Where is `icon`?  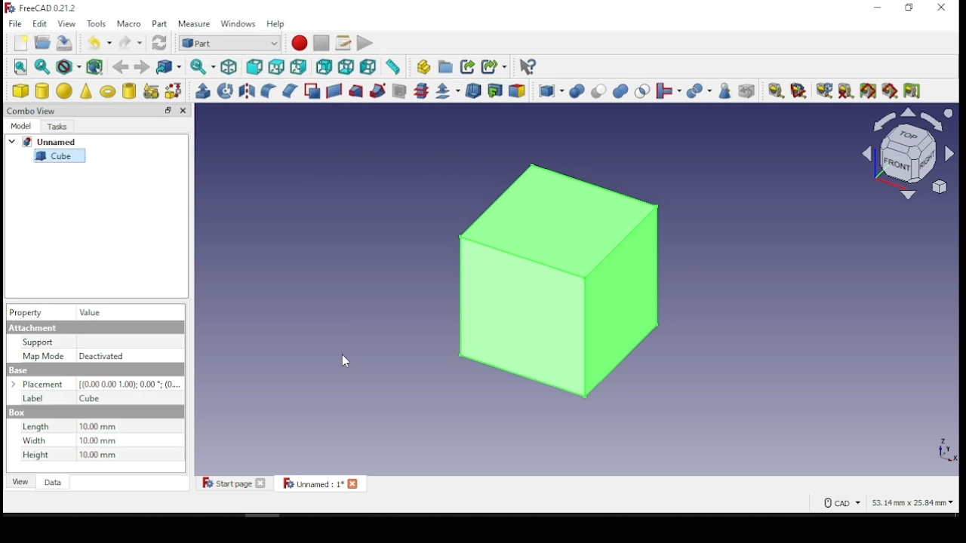 icon is located at coordinates (43, 10).